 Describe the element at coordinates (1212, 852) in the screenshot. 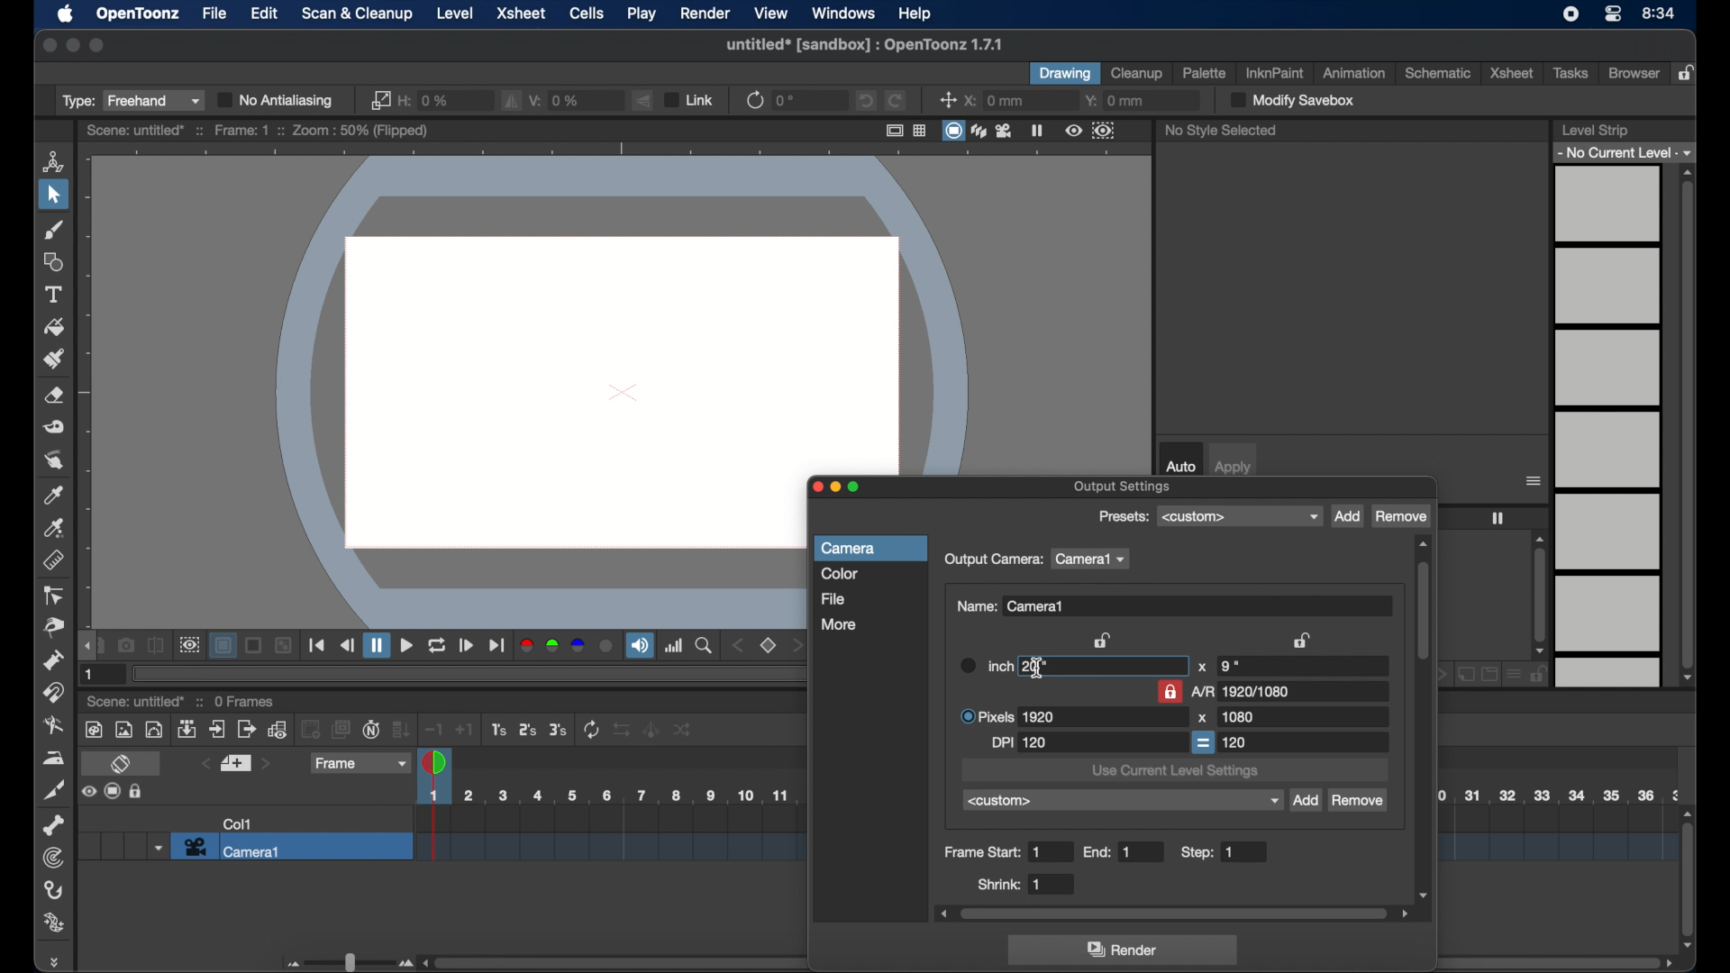

I see `step` at that location.